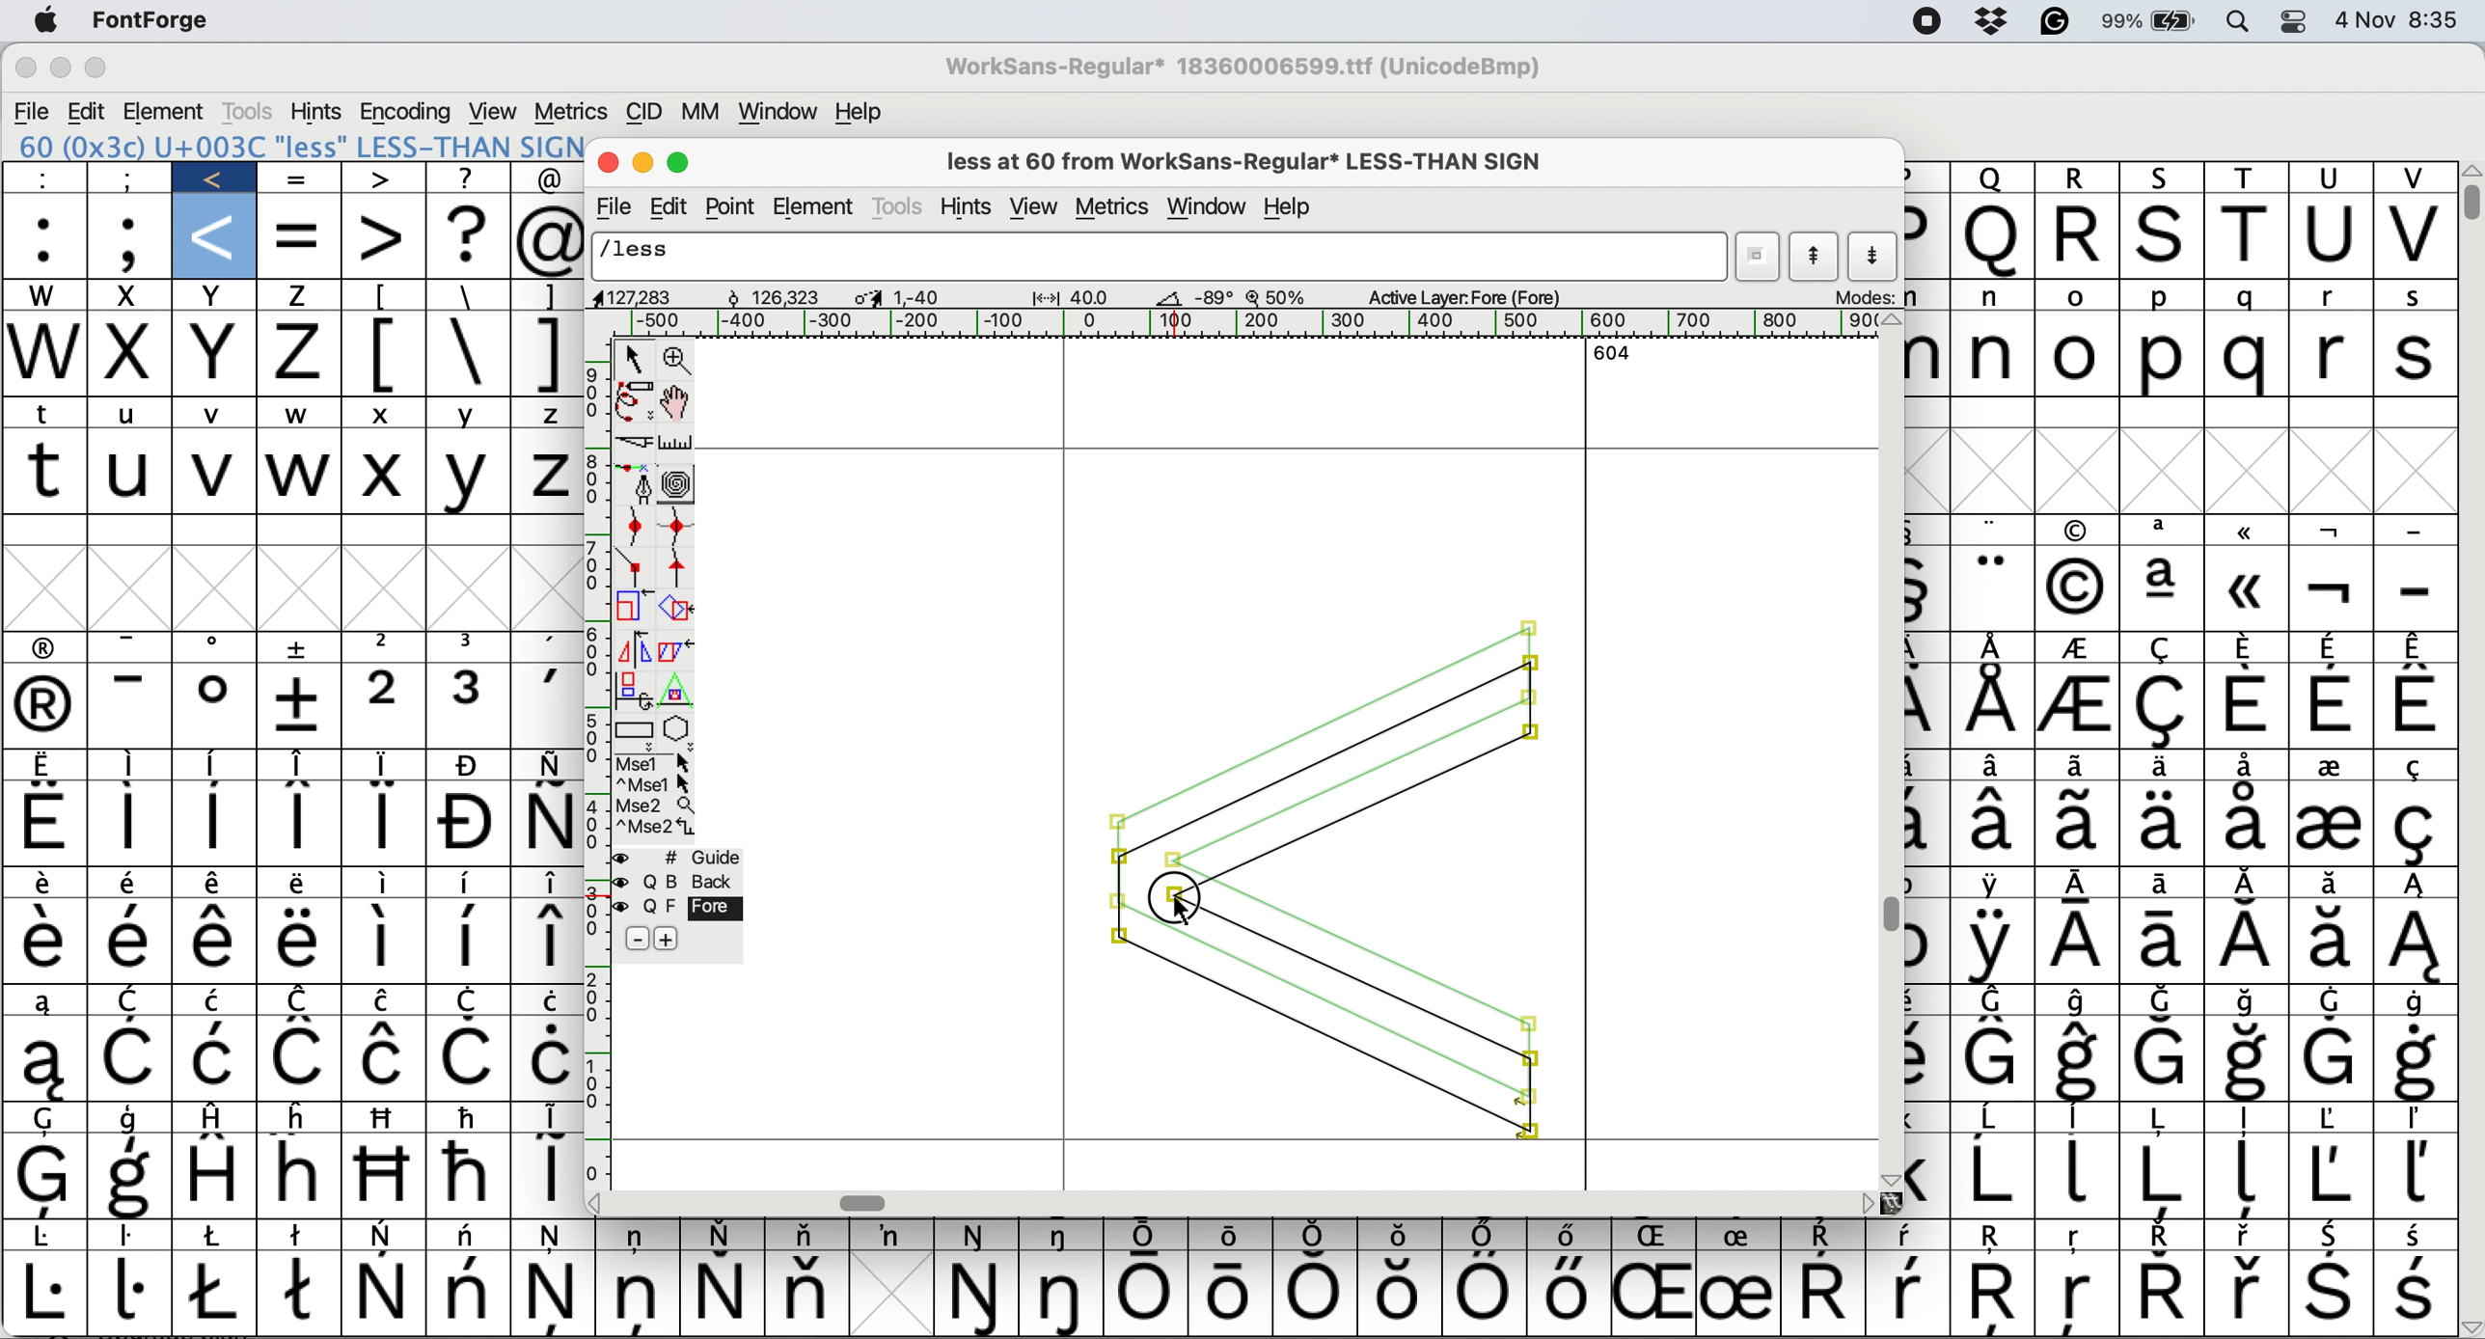 This screenshot has width=2485, height=1339. What do you see at coordinates (2245, 1119) in the screenshot?
I see `Symbol` at bounding box center [2245, 1119].